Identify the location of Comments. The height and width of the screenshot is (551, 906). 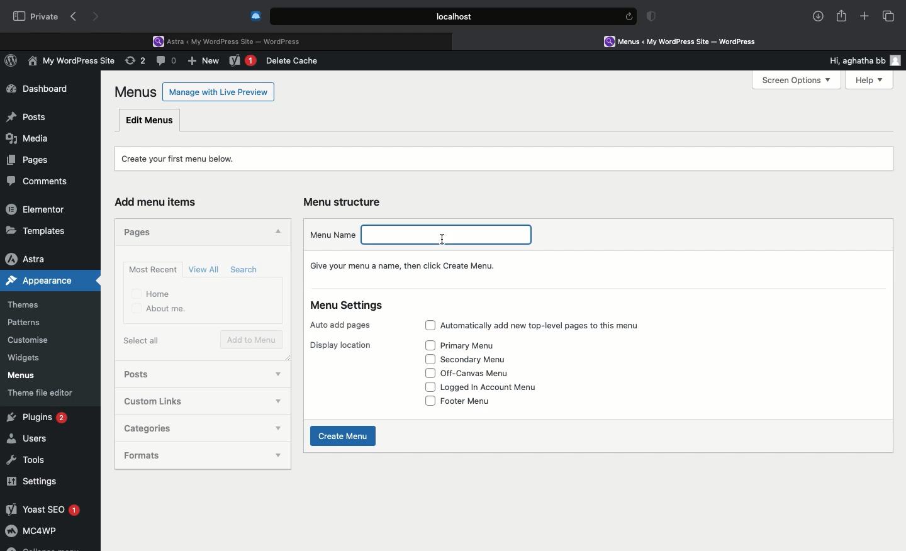
(43, 182).